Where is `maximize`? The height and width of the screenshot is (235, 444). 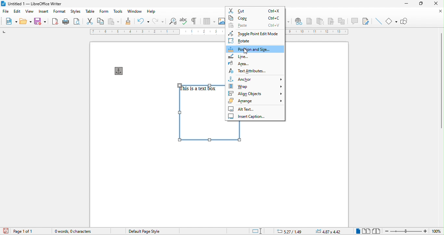
maximize is located at coordinates (421, 3).